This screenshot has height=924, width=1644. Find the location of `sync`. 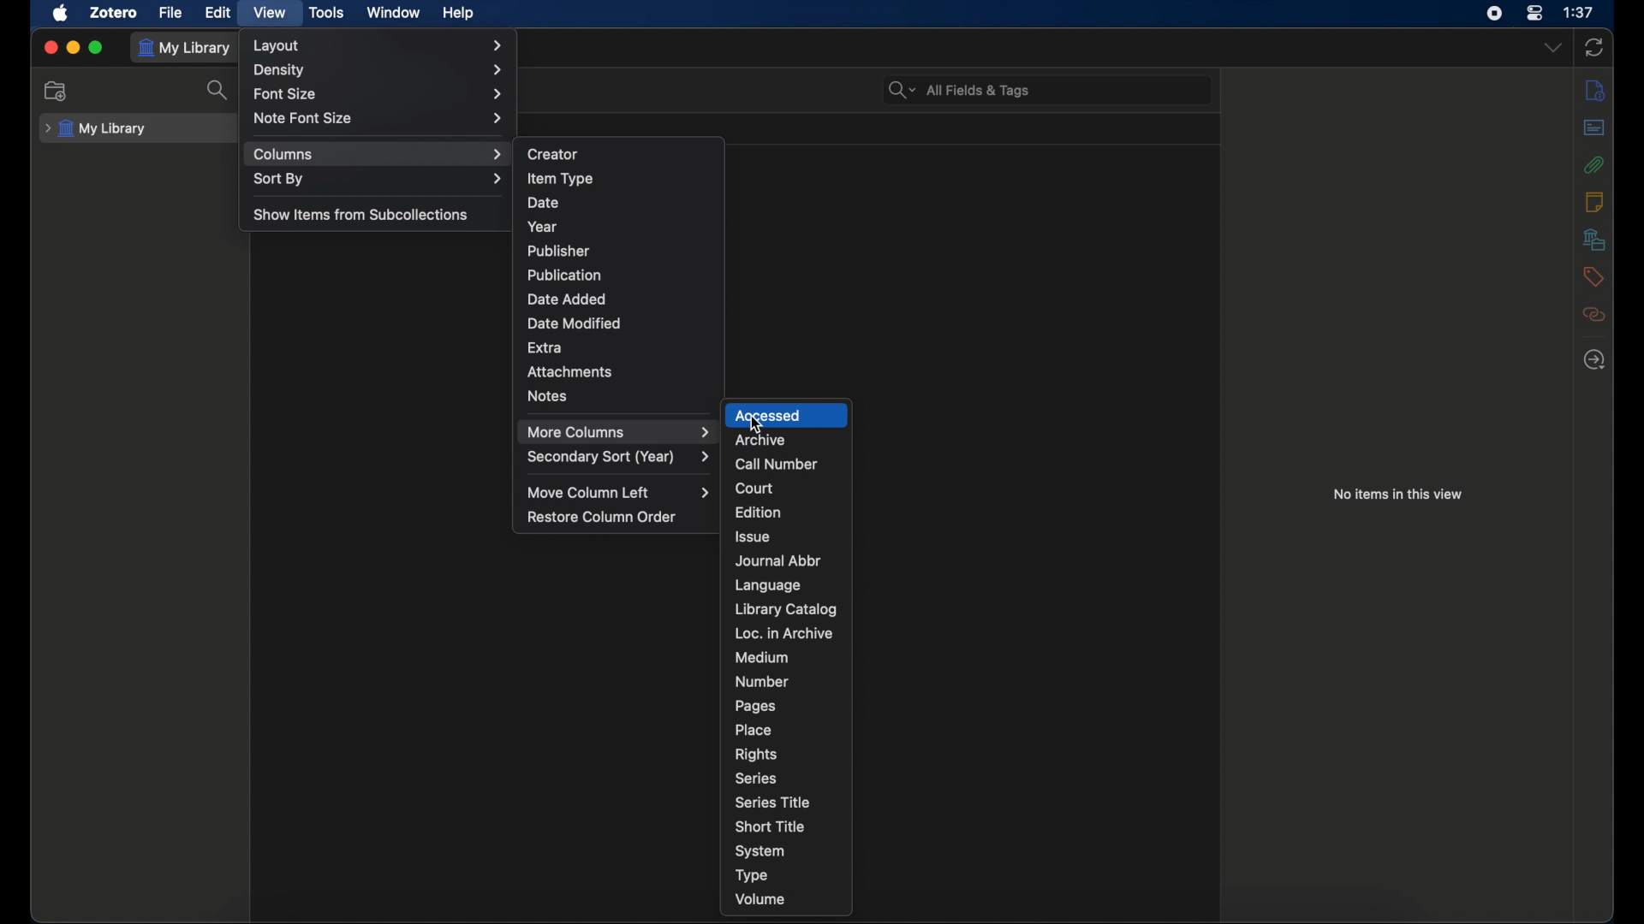

sync is located at coordinates (1594, 48).